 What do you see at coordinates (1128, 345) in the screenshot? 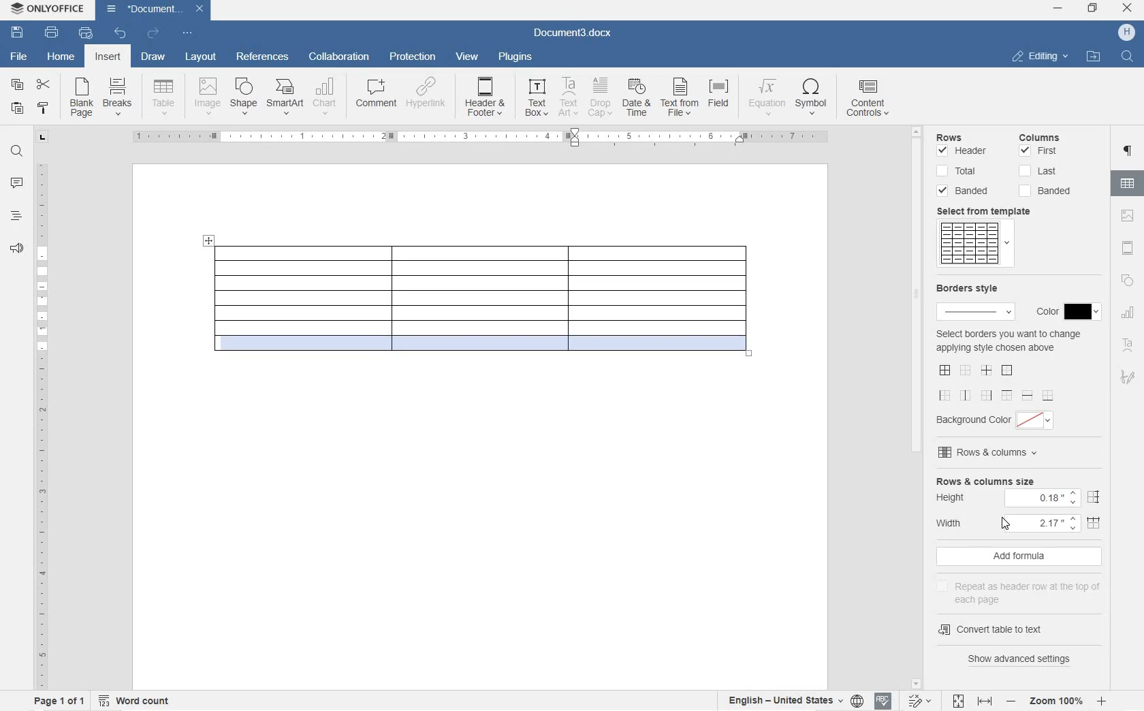
I see `TEXT ART` at bounding box center [1128, 345].